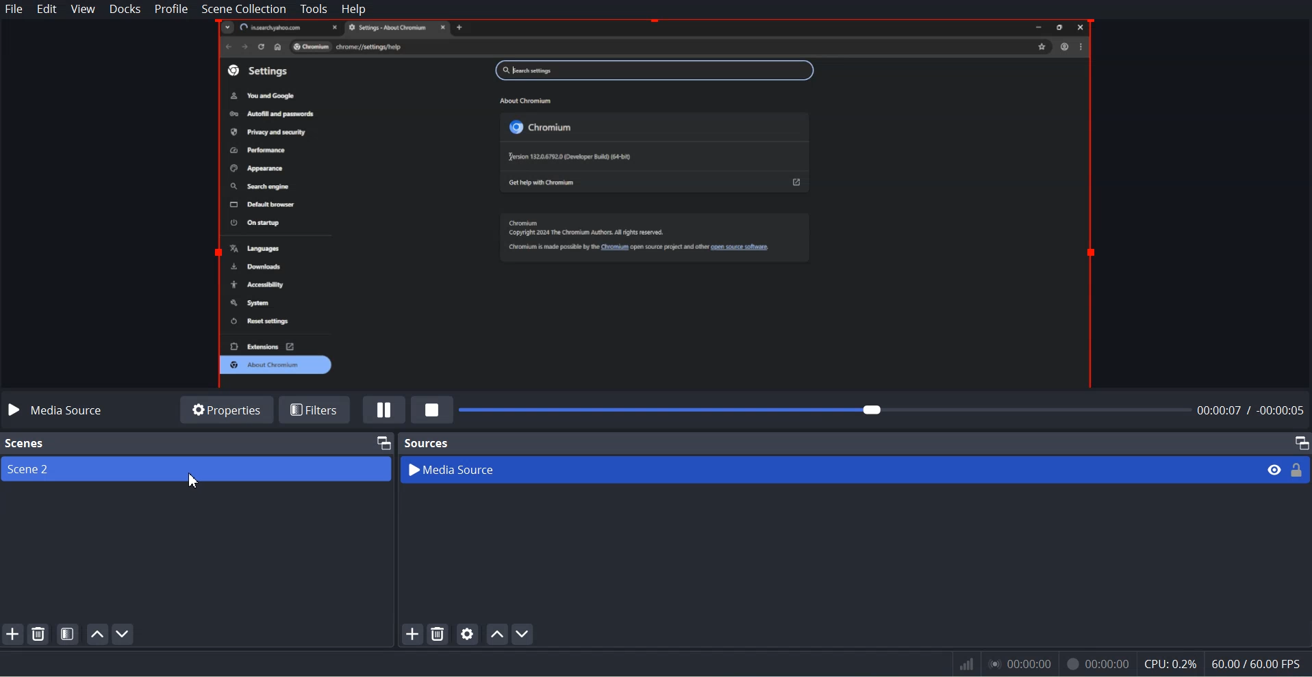 The image size is (1312, 677). What do you see at coordinates (381, 442) in the screenshot?
I see `Maximize` at bounding box center [381, 442].